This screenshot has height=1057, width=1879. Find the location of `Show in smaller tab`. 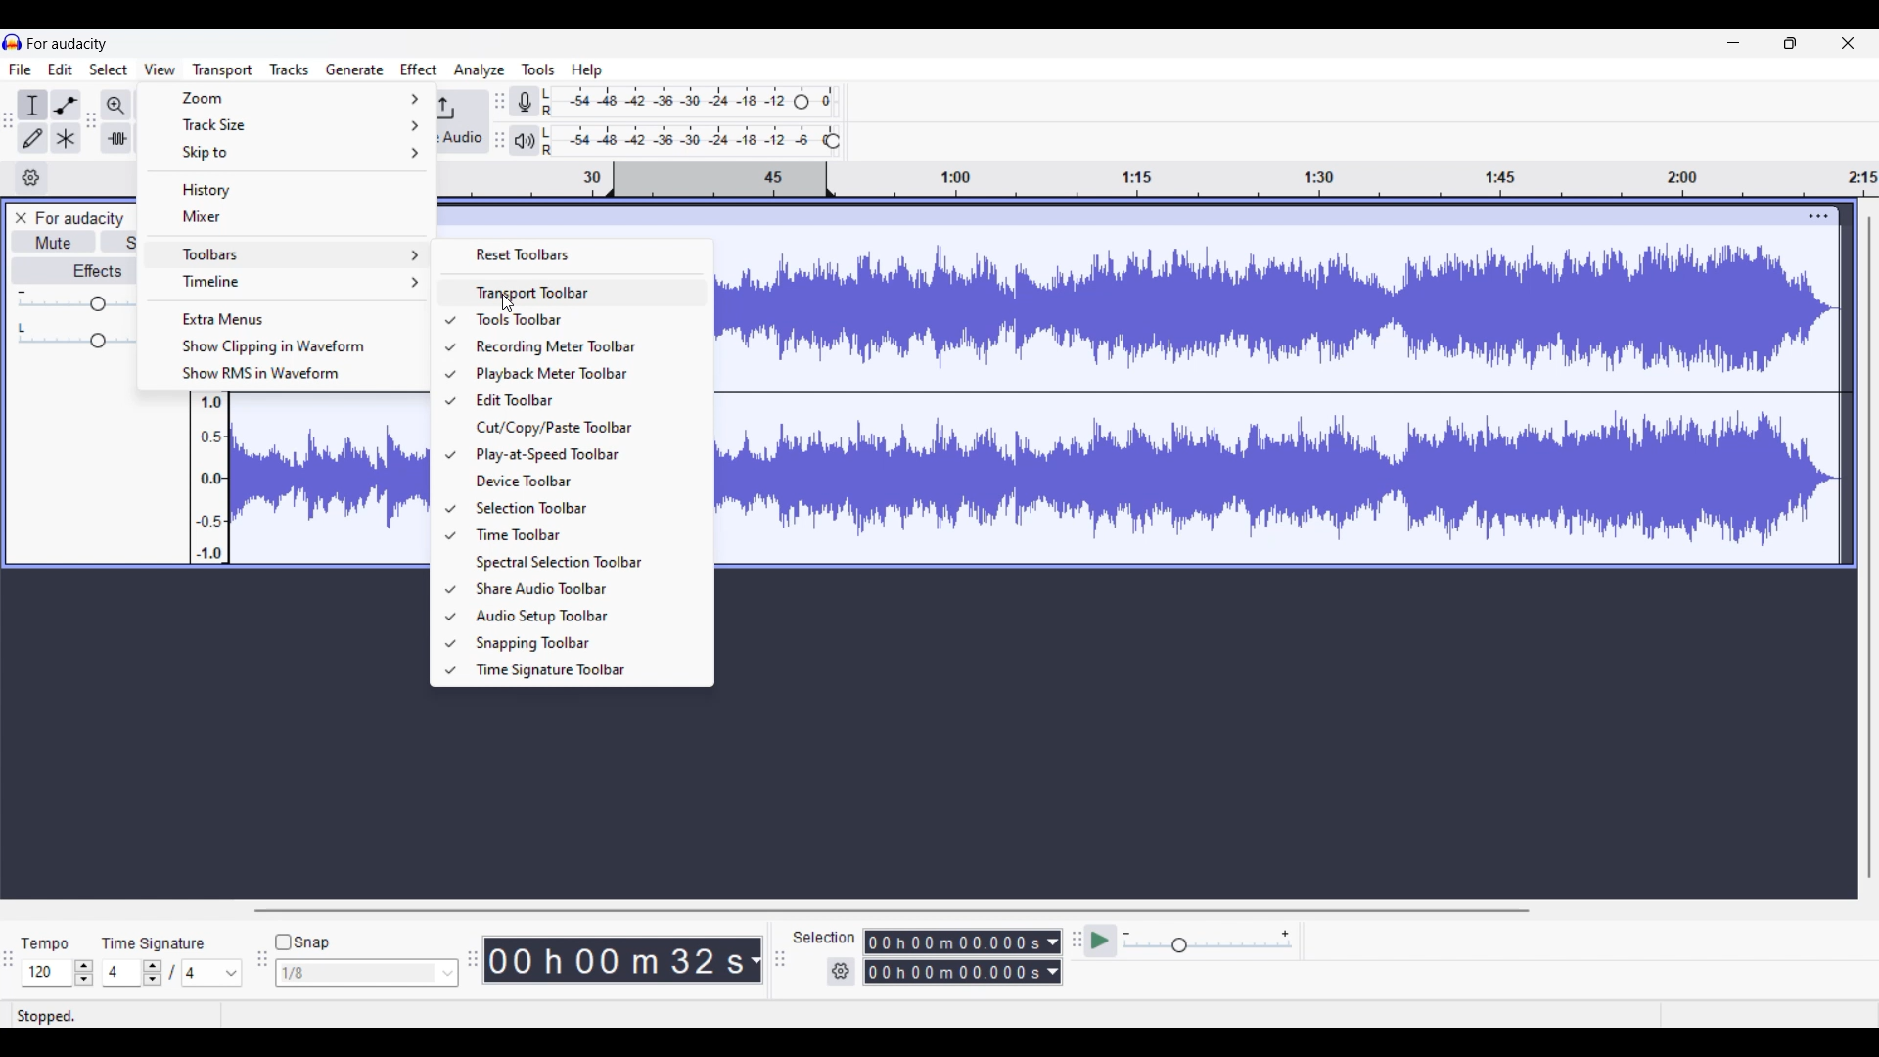

Show in smaller tab is located at coordinates (1790, 43).